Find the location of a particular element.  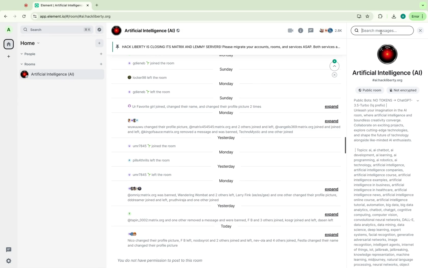

day is located at coordinates (226, 113).